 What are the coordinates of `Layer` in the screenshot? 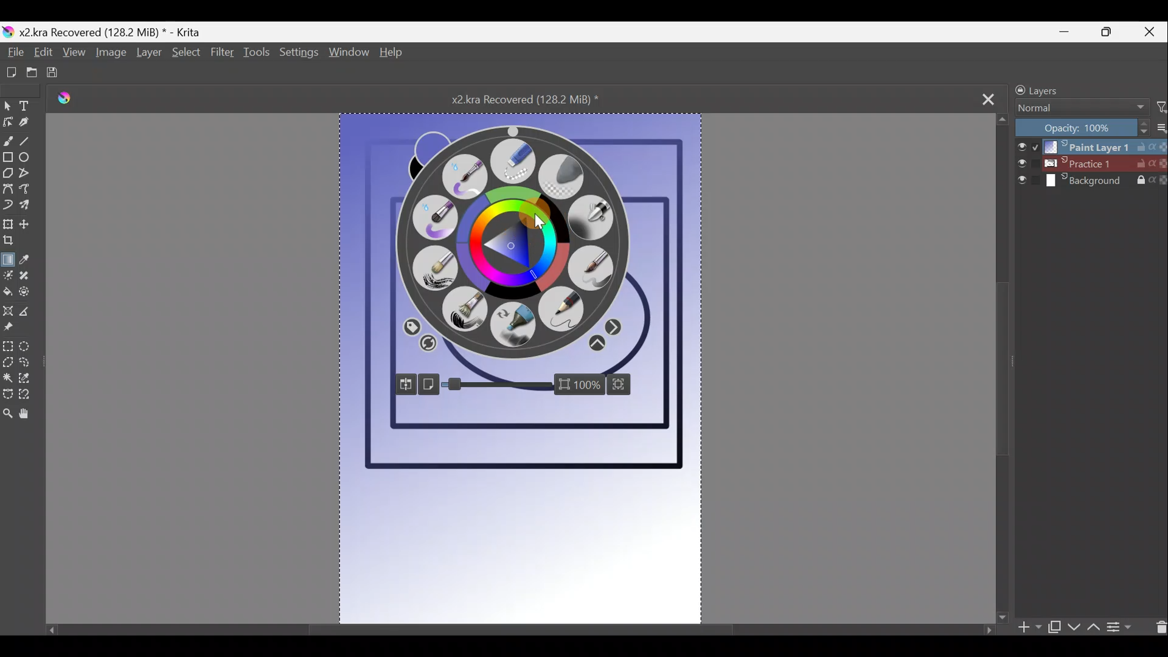 It's located at (148, 55).